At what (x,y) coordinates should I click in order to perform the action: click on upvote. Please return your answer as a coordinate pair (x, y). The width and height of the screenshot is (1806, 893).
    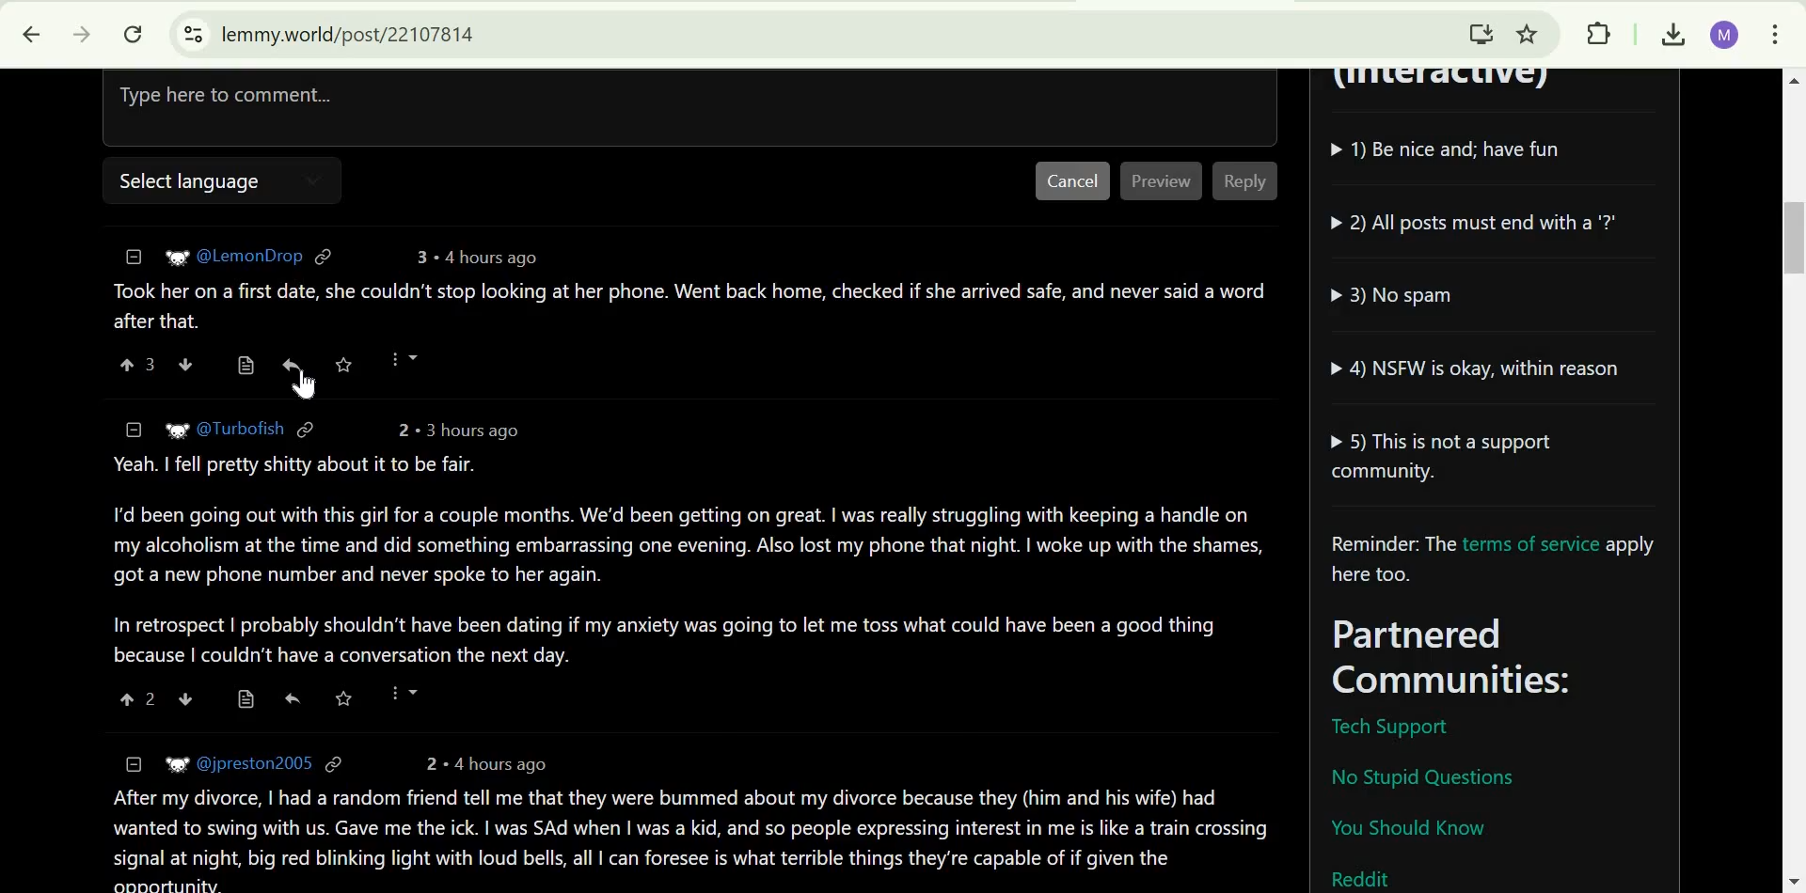
    Looking at the image, I should click on (138, 699).